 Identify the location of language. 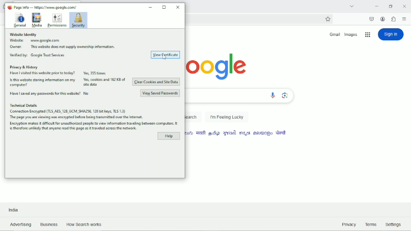
(280, 134).